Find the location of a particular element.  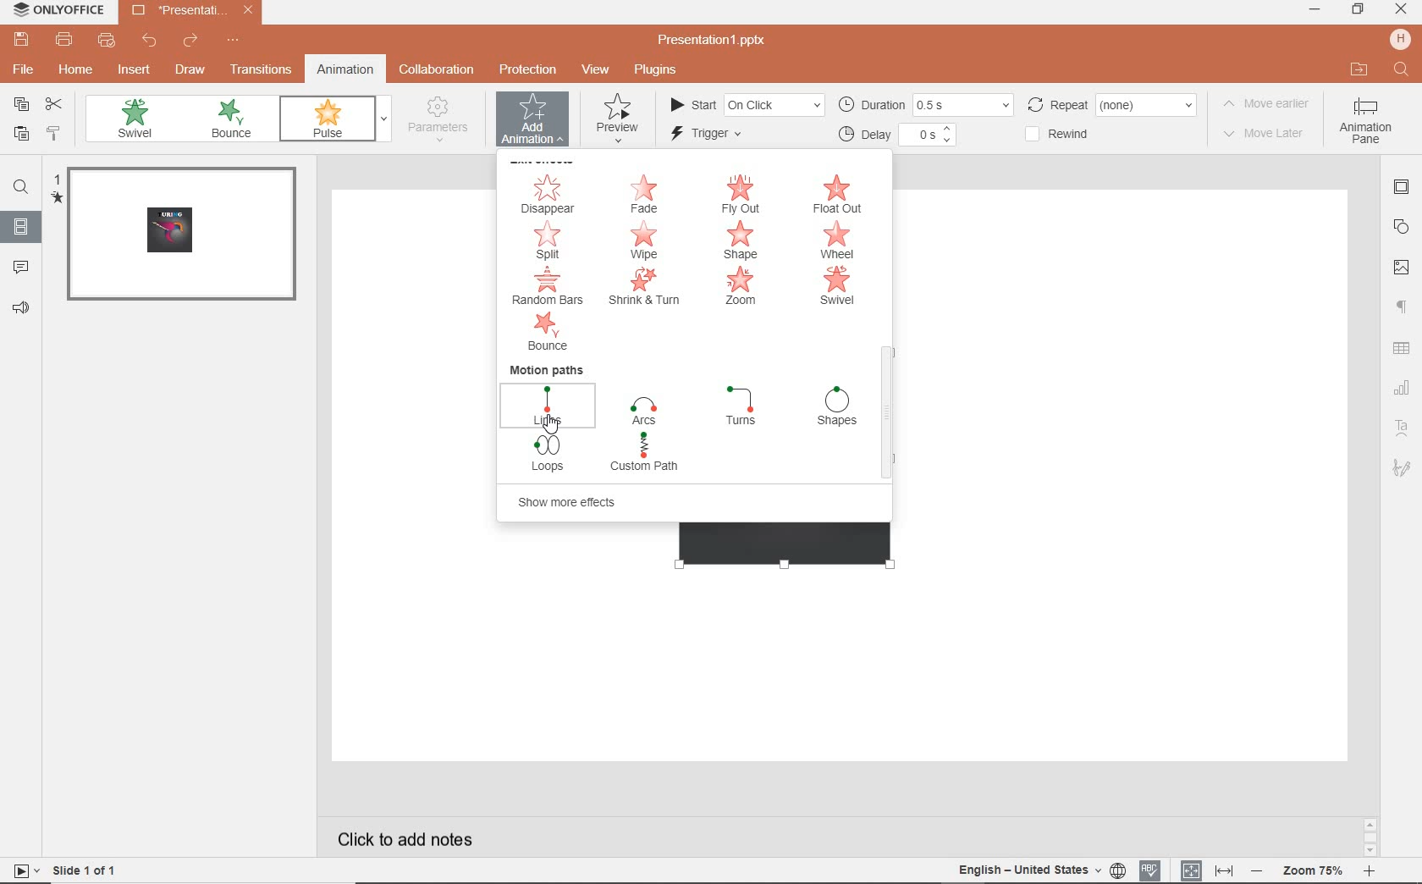

quick print is located at coordinates (106, 41).